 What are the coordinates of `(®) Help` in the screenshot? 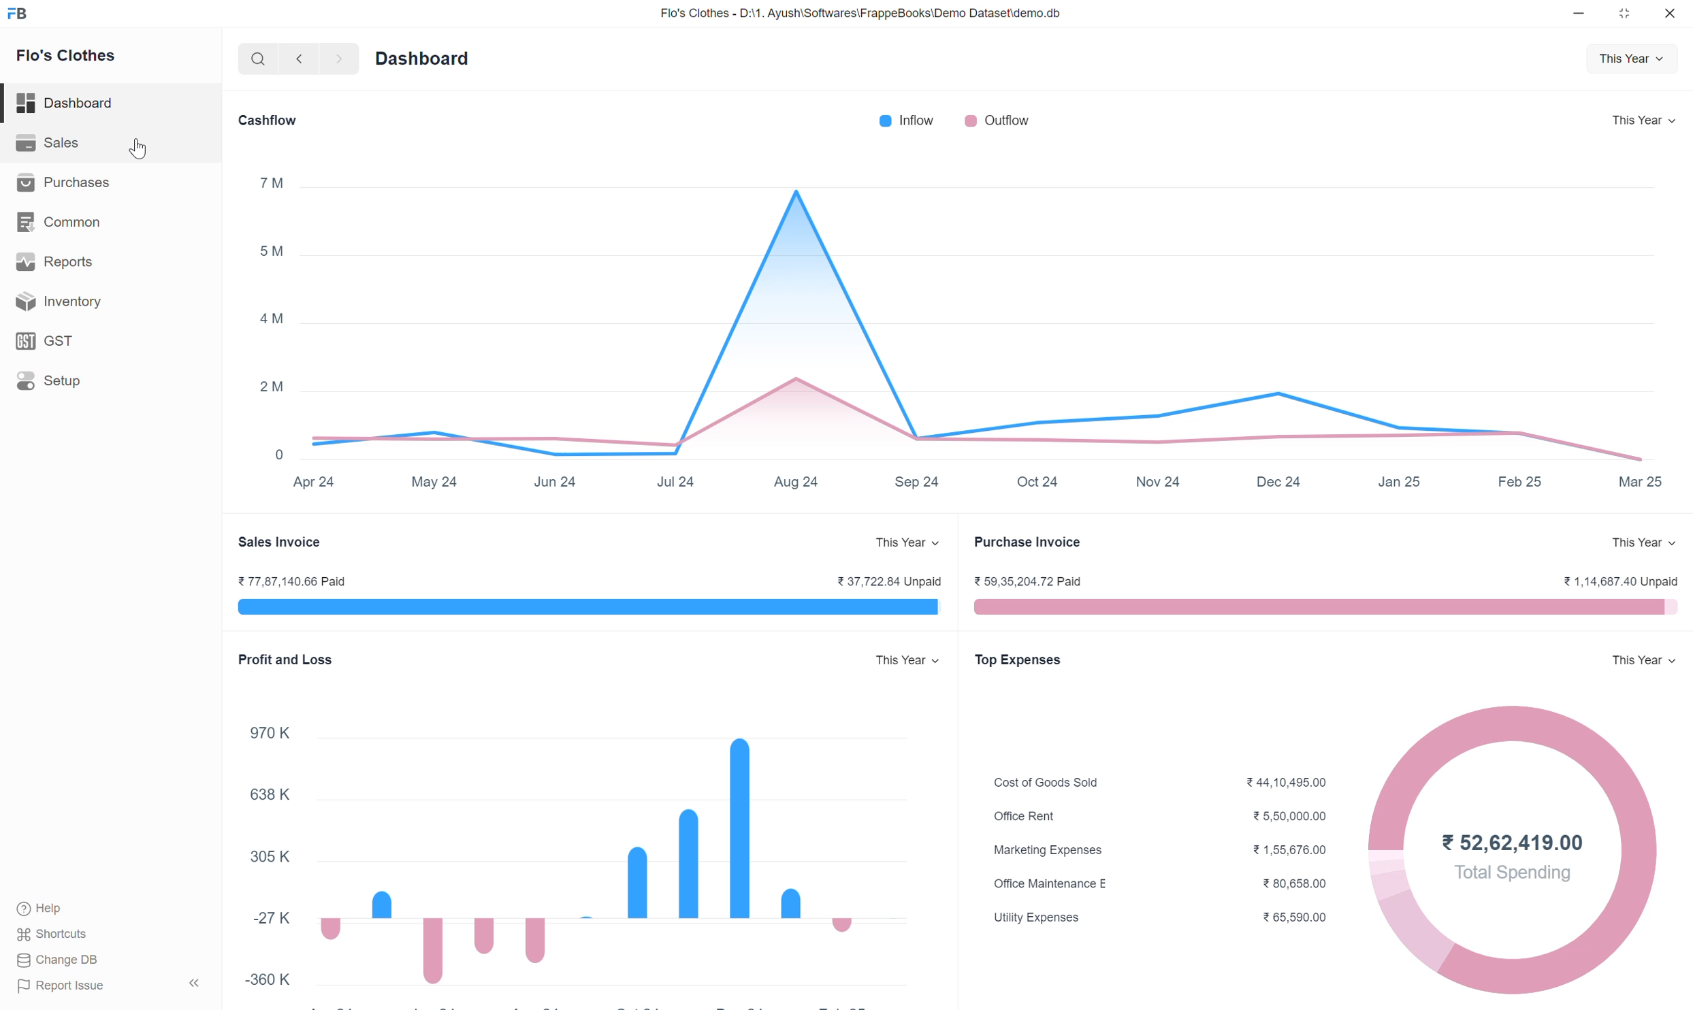 It's located at (34, 904).